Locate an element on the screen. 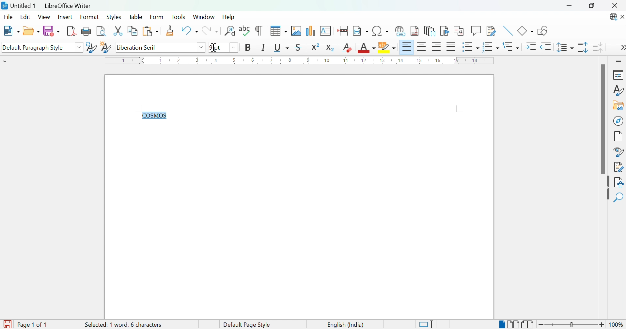 This screenshot has height=329, width=626. Clone Formatting is located at coordinates (171, 31).